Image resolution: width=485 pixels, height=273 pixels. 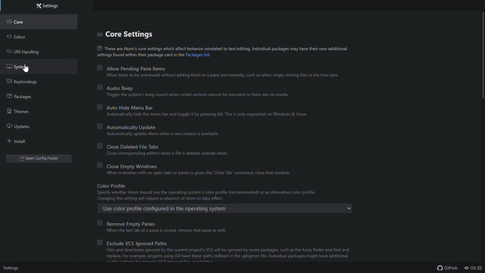 What do you see at coordinates (234, 243) in the screenshot?
I see `Exclude VCS Ignored Paths
Files and directories ignored by the current project's VCS wil be ignored by some packages, such as the fuzzy finder and find and.
replace. For example. projects using Git have these paths defined in the gtignore fle. Indicual packages might have additional` at bounding box center [234, 243].